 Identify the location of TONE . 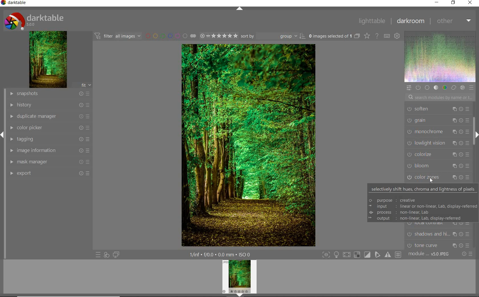
(436, 88).